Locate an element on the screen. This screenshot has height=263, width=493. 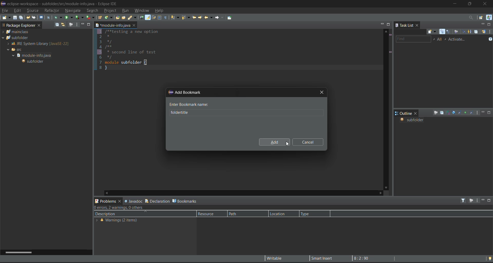
subfolder is located at coordinates (34, 61).